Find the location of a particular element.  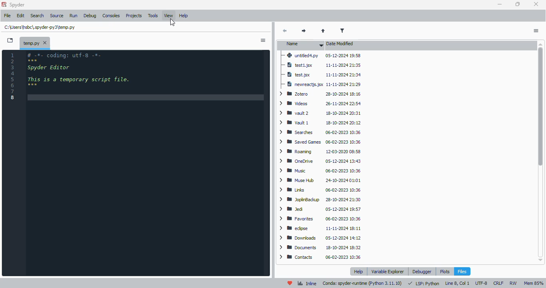

help is located at coordinates (184, 16).